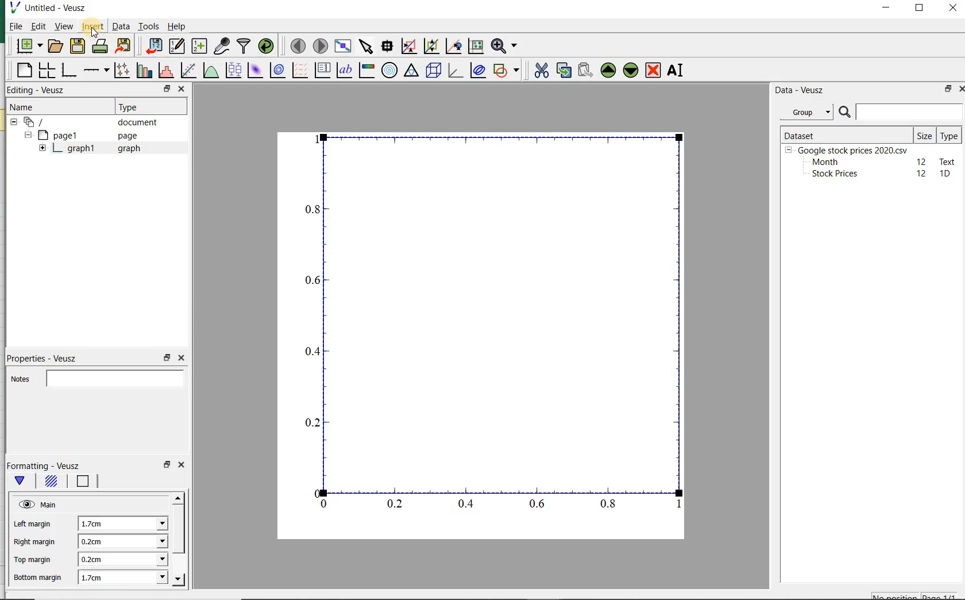 This screenshot has height=600, width=965. Describe the element at coordinates (29, 47) in the screenshot. I see `new document` at that location.